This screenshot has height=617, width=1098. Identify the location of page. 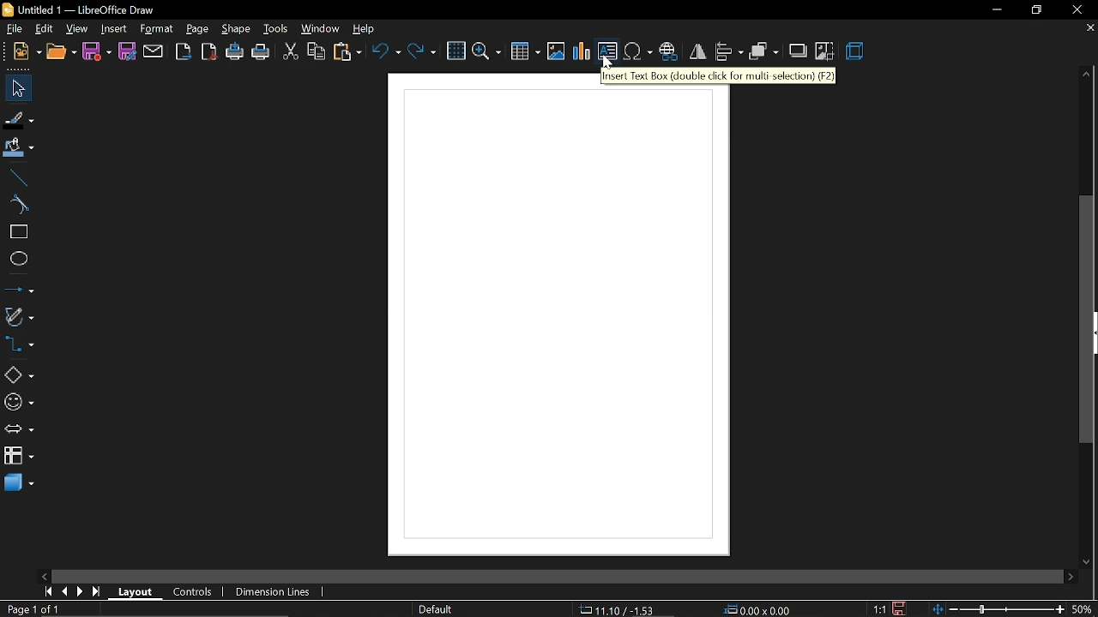
(197, 29).